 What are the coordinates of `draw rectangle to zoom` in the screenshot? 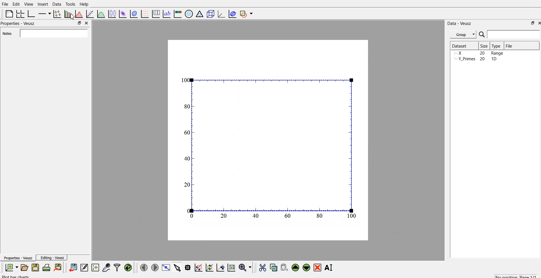 It's located at (198, 267).